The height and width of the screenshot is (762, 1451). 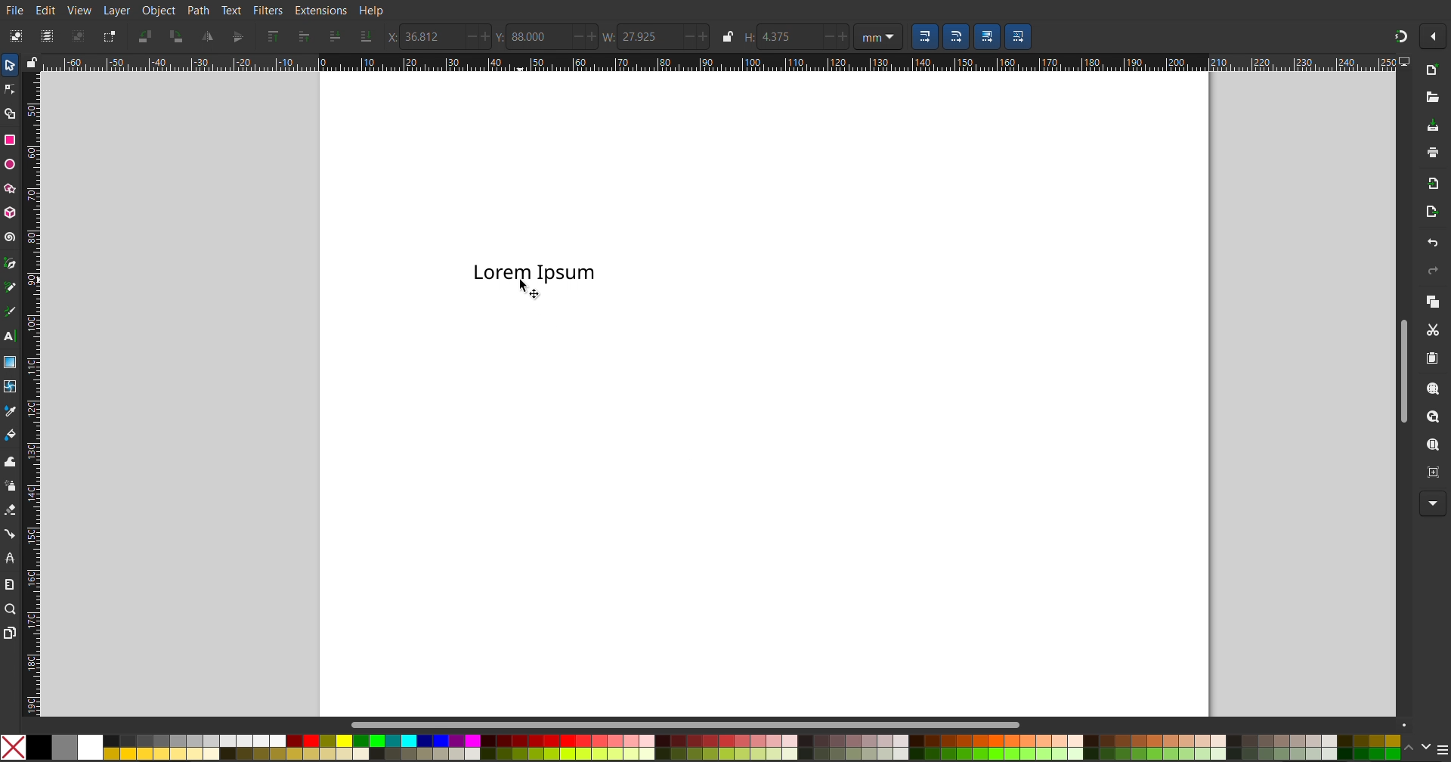 I want to click on Zoom Tool, so click(x=12, y=610).